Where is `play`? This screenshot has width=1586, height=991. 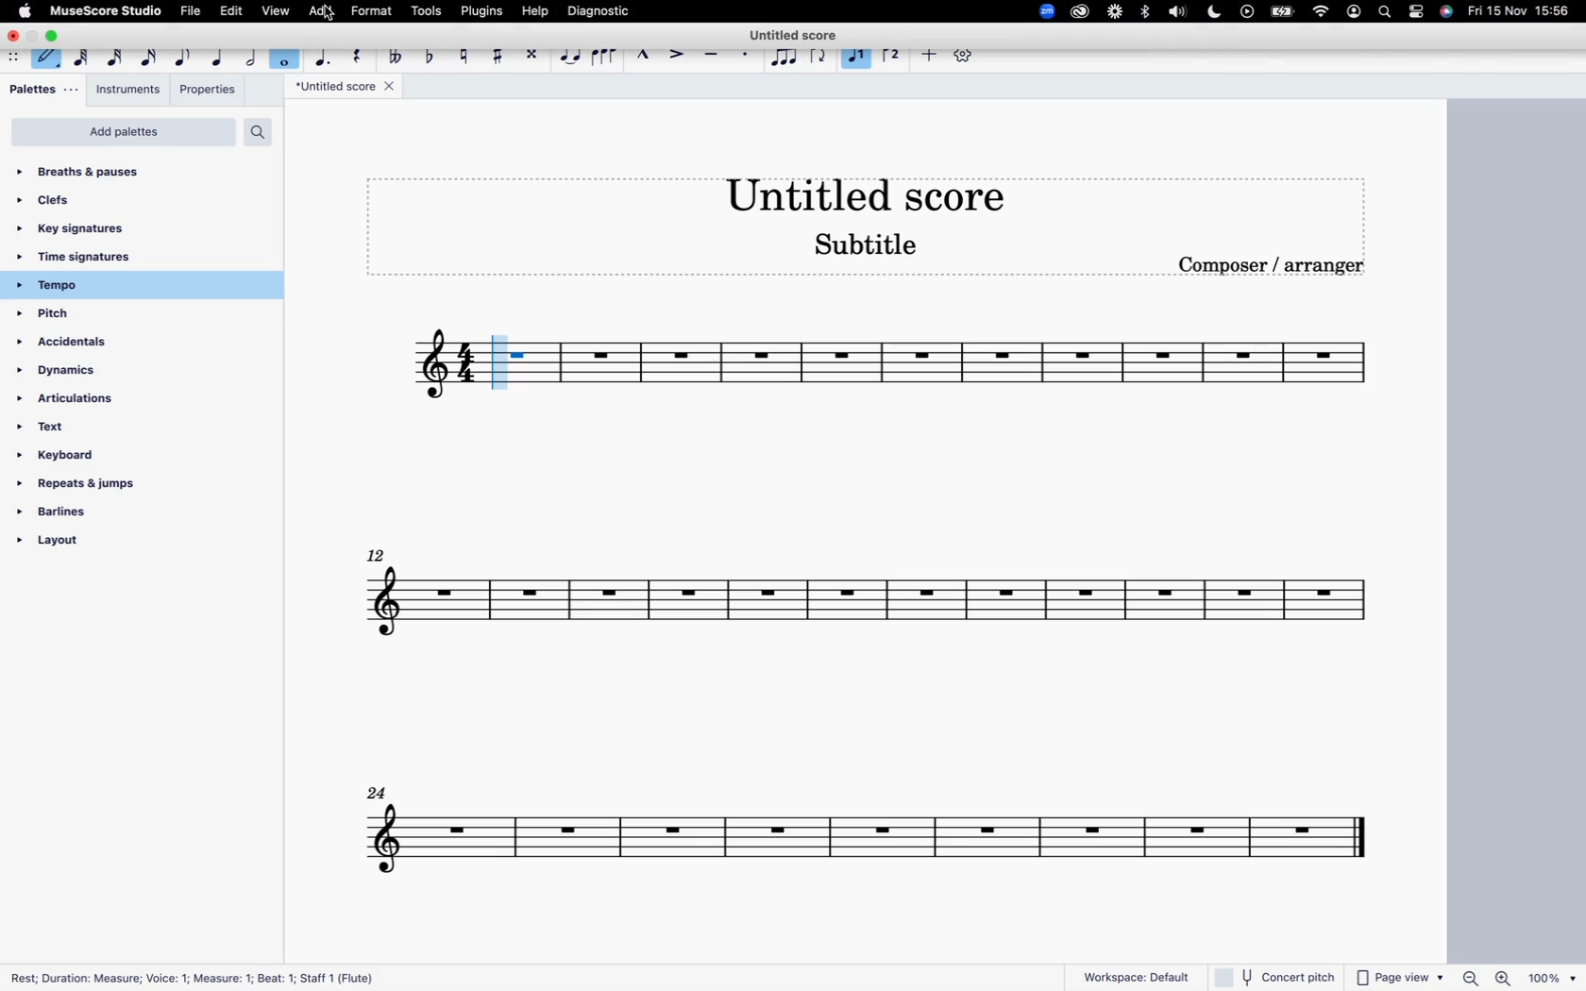 play is located at coordinates (1247, 13).